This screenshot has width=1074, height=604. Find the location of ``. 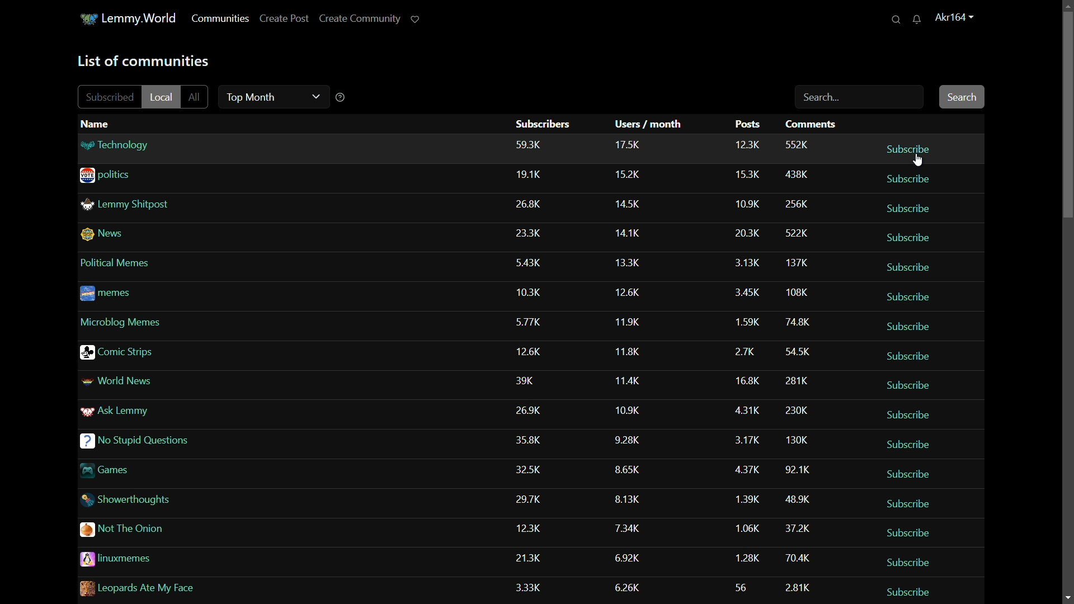

 is located at coordinates (533, 438).